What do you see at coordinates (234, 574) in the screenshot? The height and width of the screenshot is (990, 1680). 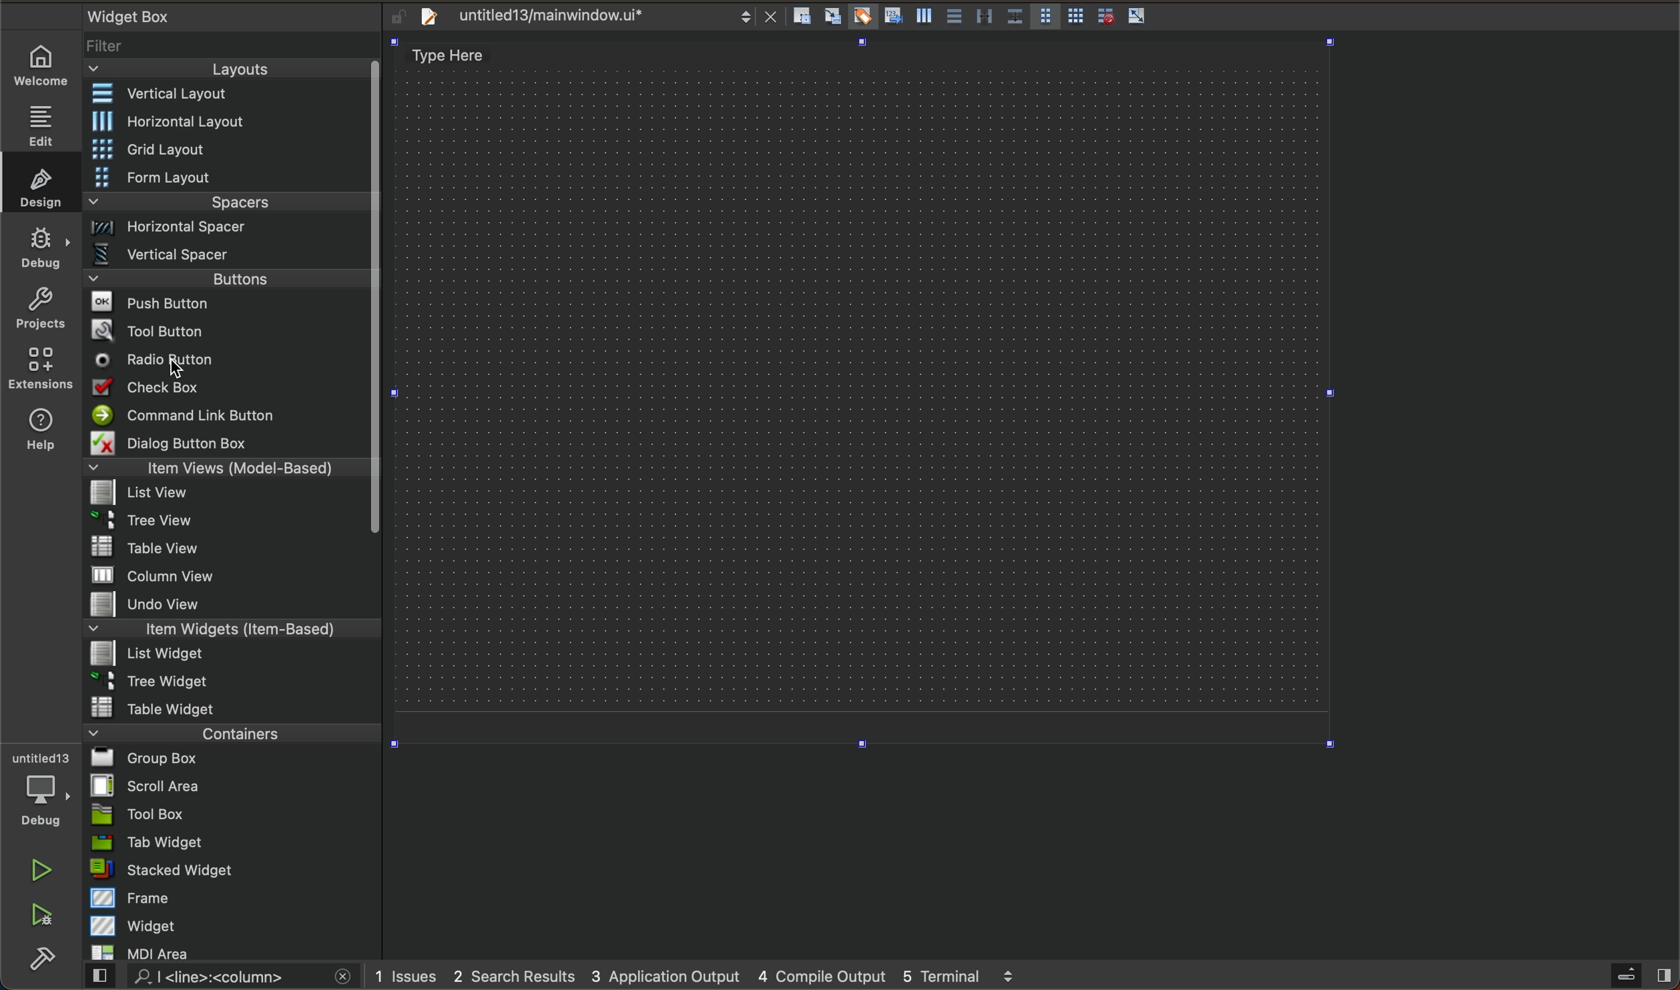 I see `column ` at bounding box center [234, 574].